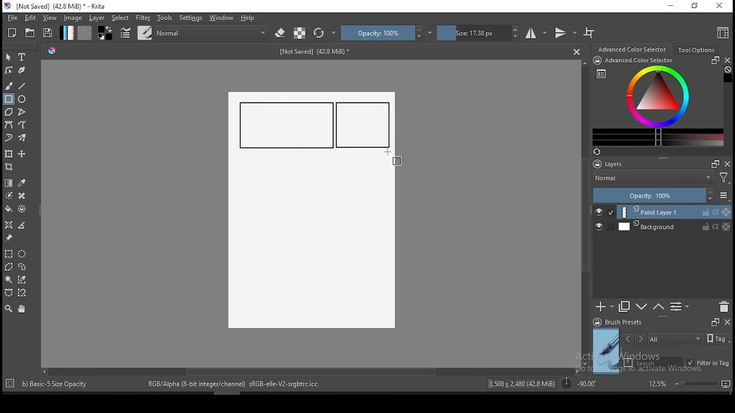  Describe the element at coordinates (656, 101) in the screenshot. I see `advanced color selector` at that location.